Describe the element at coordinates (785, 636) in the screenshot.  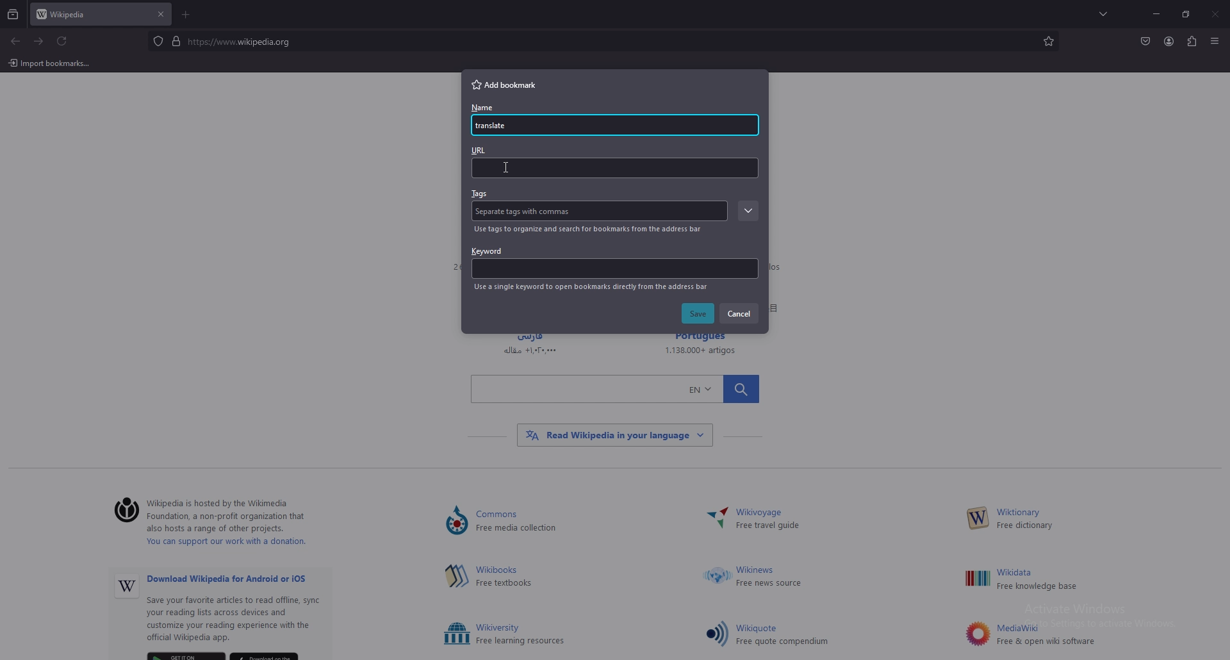
I see `` at that location.